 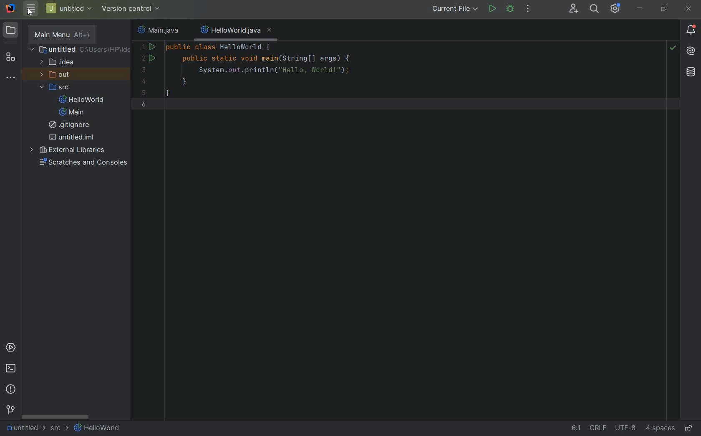 What do you see at coordinates (10, 57) in the screenshot?
I see `STRUCTURE` at bounding box center [10, 57].